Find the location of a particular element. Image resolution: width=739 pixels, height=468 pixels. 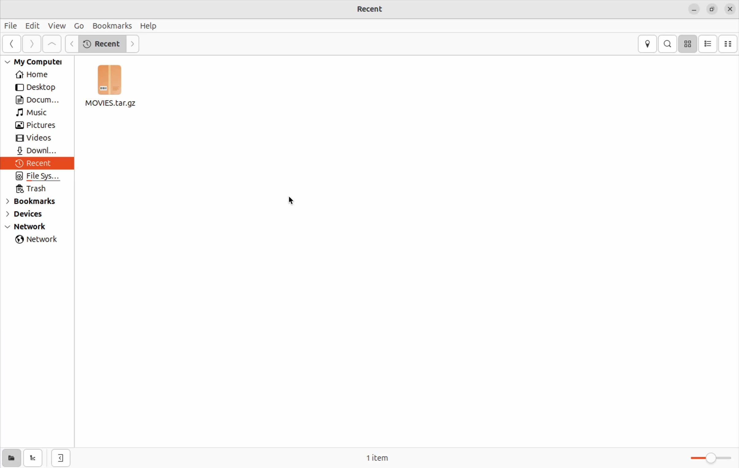

home is located at coordinates (37, 74).